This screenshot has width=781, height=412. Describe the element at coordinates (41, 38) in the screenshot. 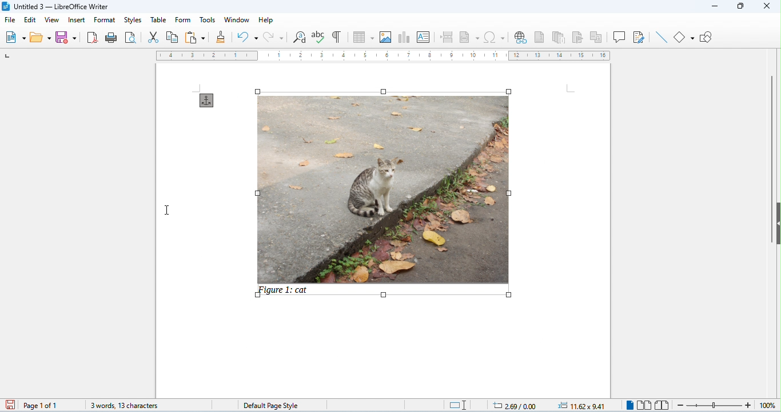

I see `open` at that location.